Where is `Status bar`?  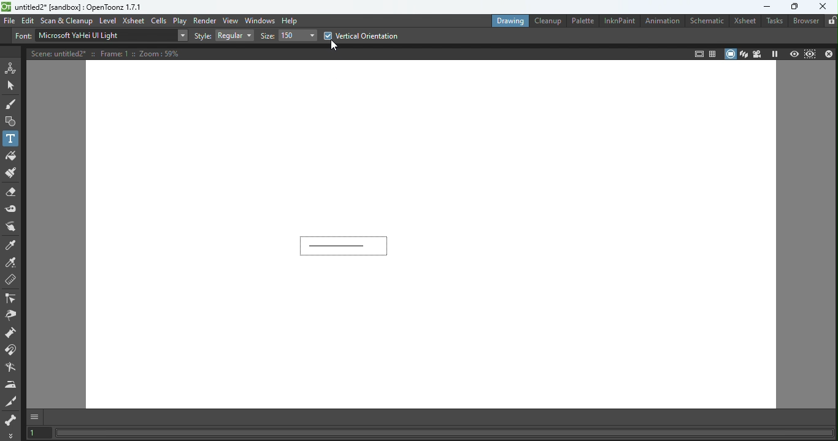
Status bar is located at coordinates (445, 432).